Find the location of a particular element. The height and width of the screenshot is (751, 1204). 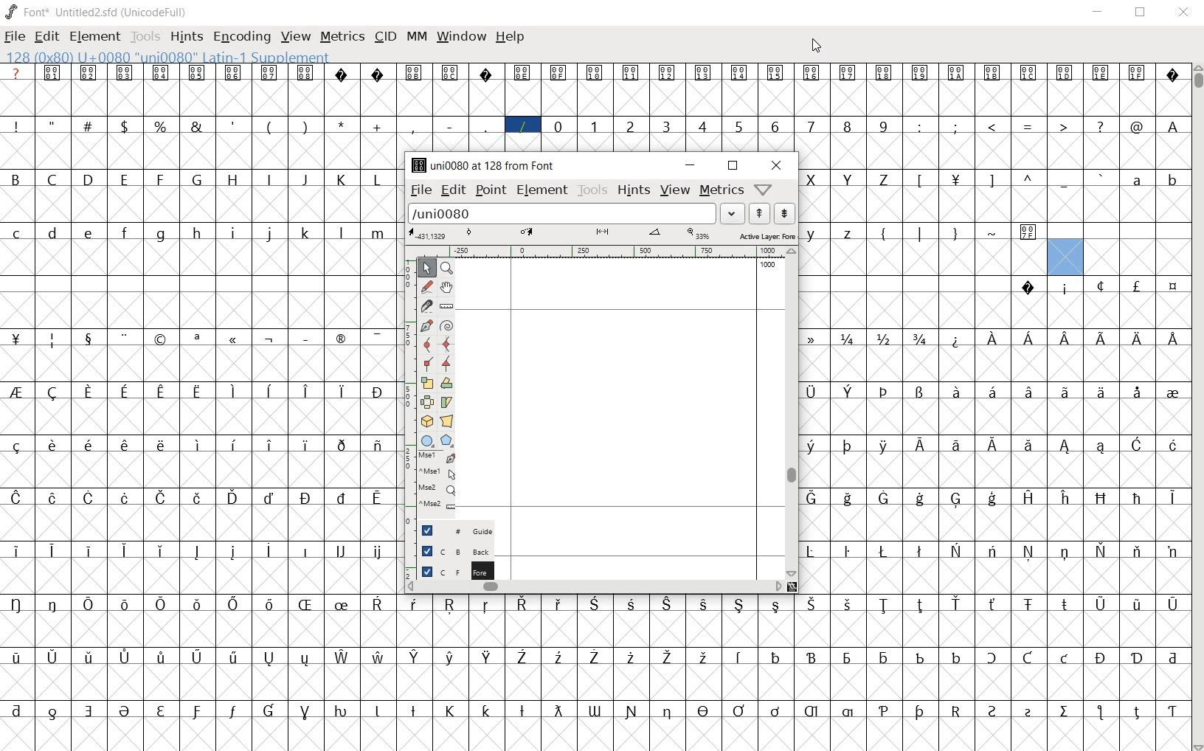

glyph is located at coordinates (16, 339).